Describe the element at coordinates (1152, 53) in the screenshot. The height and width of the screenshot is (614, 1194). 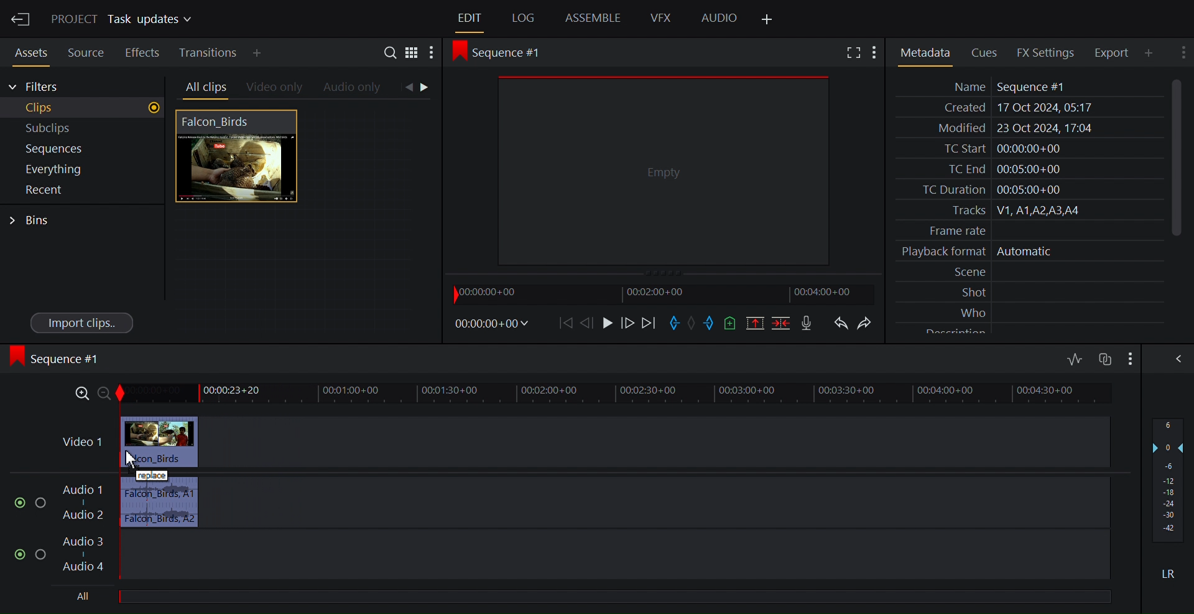
I see `Add Panle` at that location.